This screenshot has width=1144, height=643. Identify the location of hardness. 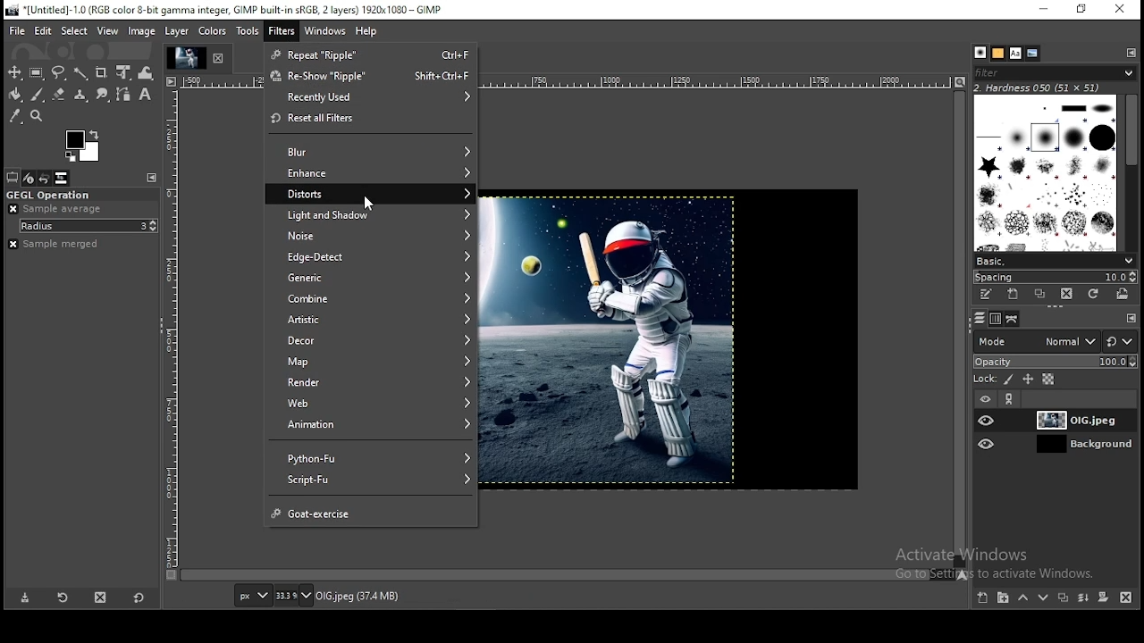
(1050, 88).